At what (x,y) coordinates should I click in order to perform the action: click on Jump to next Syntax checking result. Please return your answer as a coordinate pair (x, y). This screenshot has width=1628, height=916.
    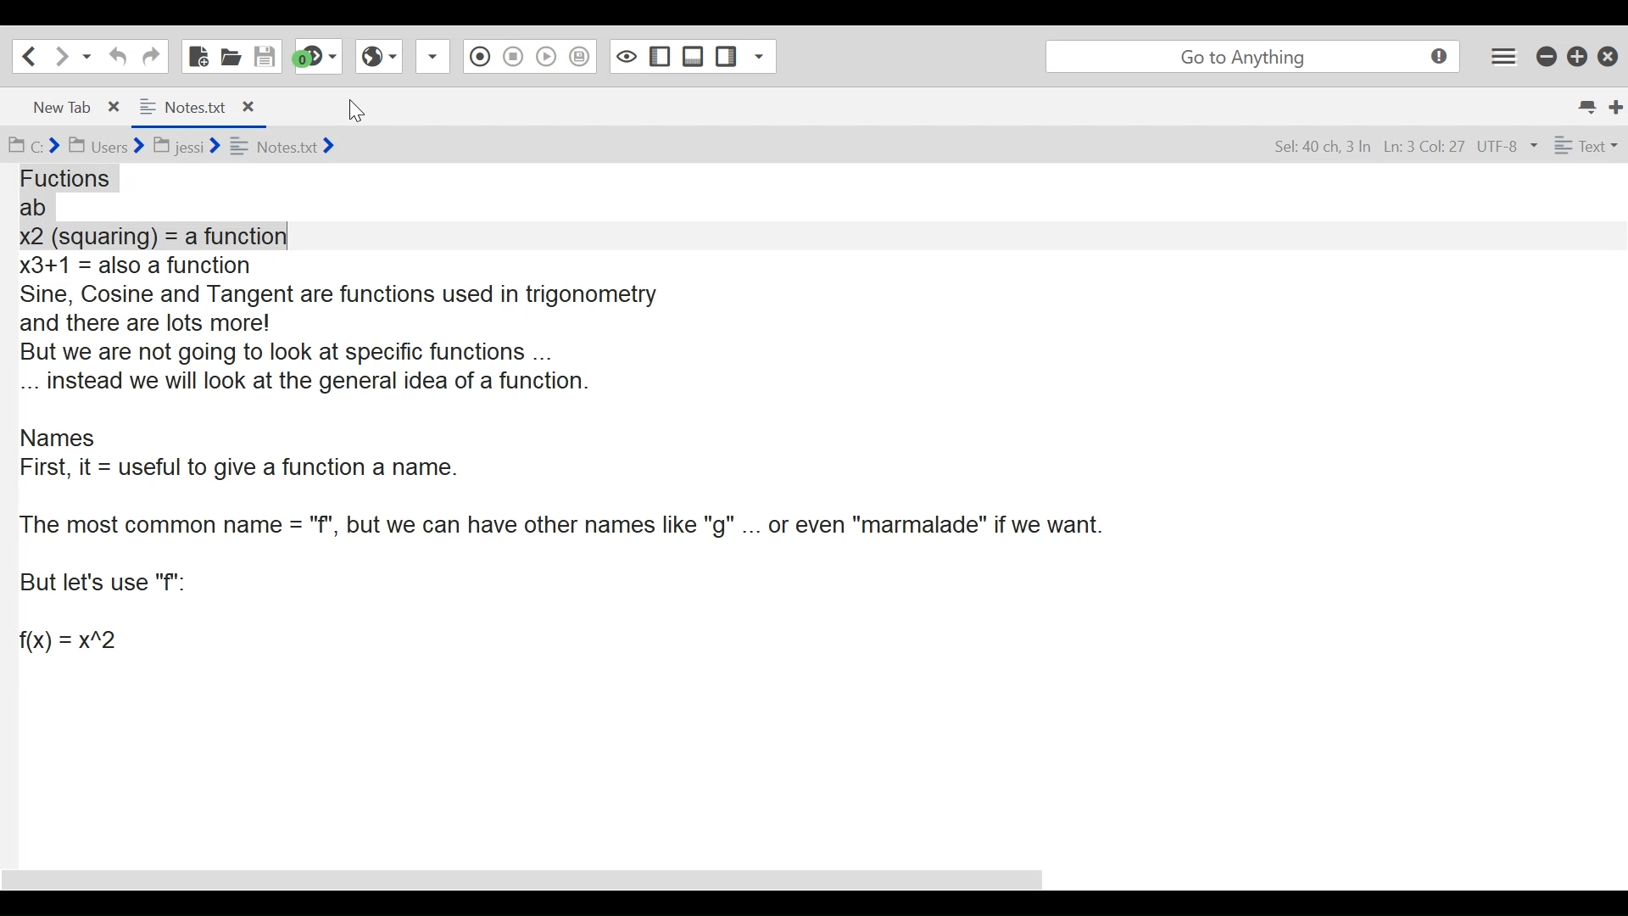
    Looking at the image, I should click on (316, 56).